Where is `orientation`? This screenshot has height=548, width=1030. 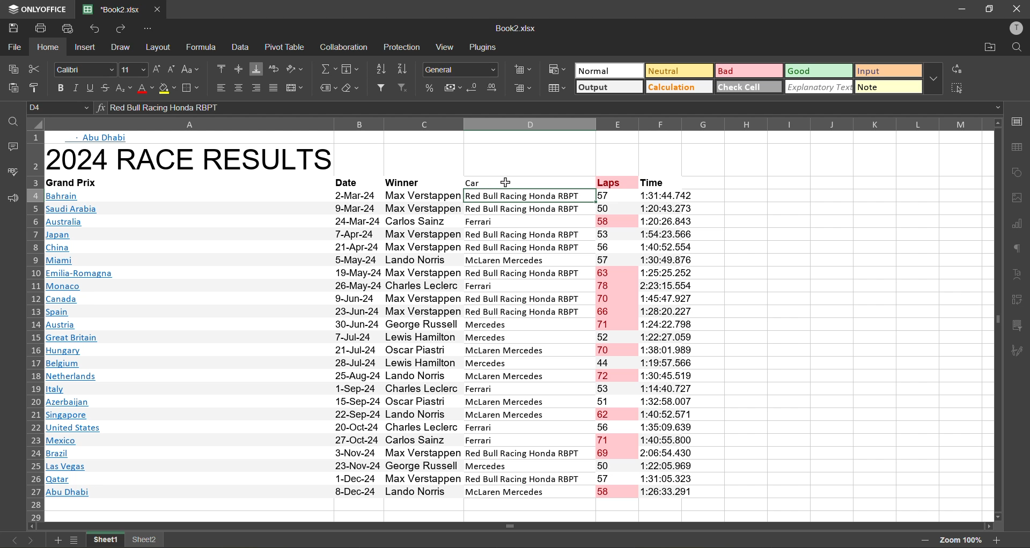 orientation is located at coordinates (297, 69).